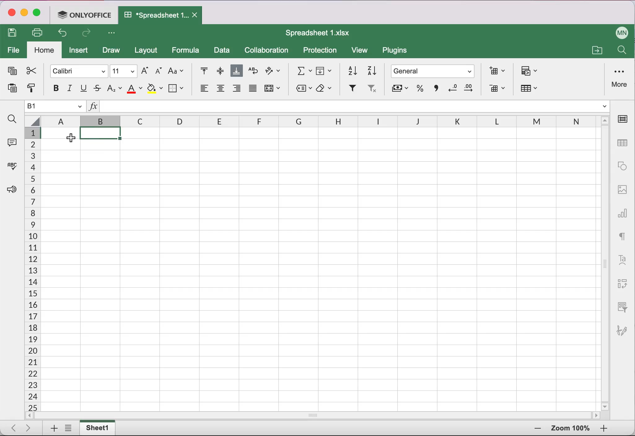  What do you see at coordinates (398, 52) in the screenshot?
I see `plugins` at bounding box center [398, 52].